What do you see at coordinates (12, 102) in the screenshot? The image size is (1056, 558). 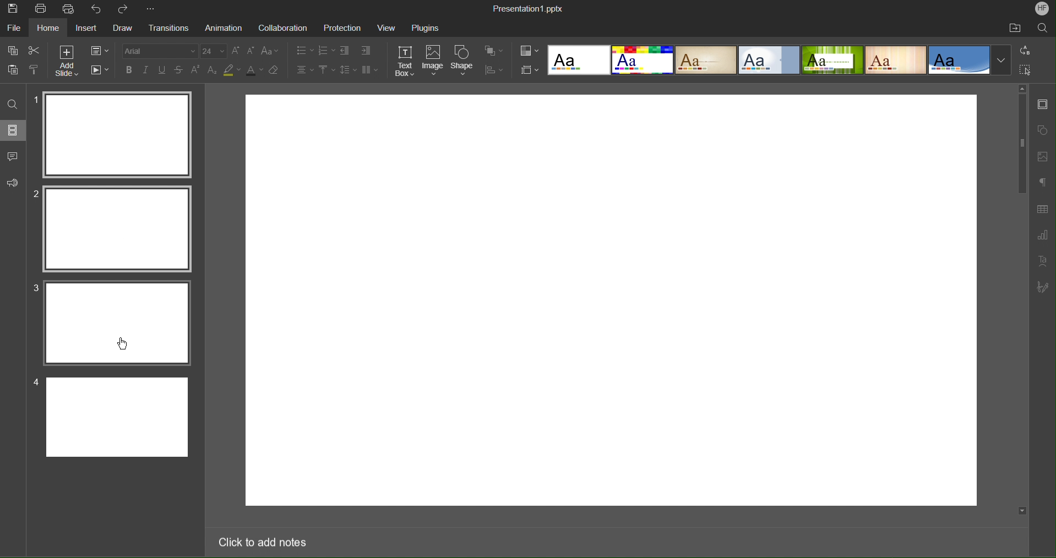 I see `Search` at bounding box center [12, 102].